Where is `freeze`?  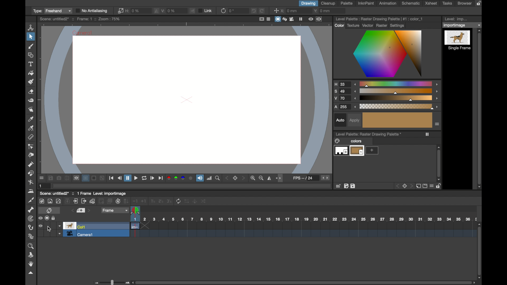
freeze is located at coordinates (428, 134).